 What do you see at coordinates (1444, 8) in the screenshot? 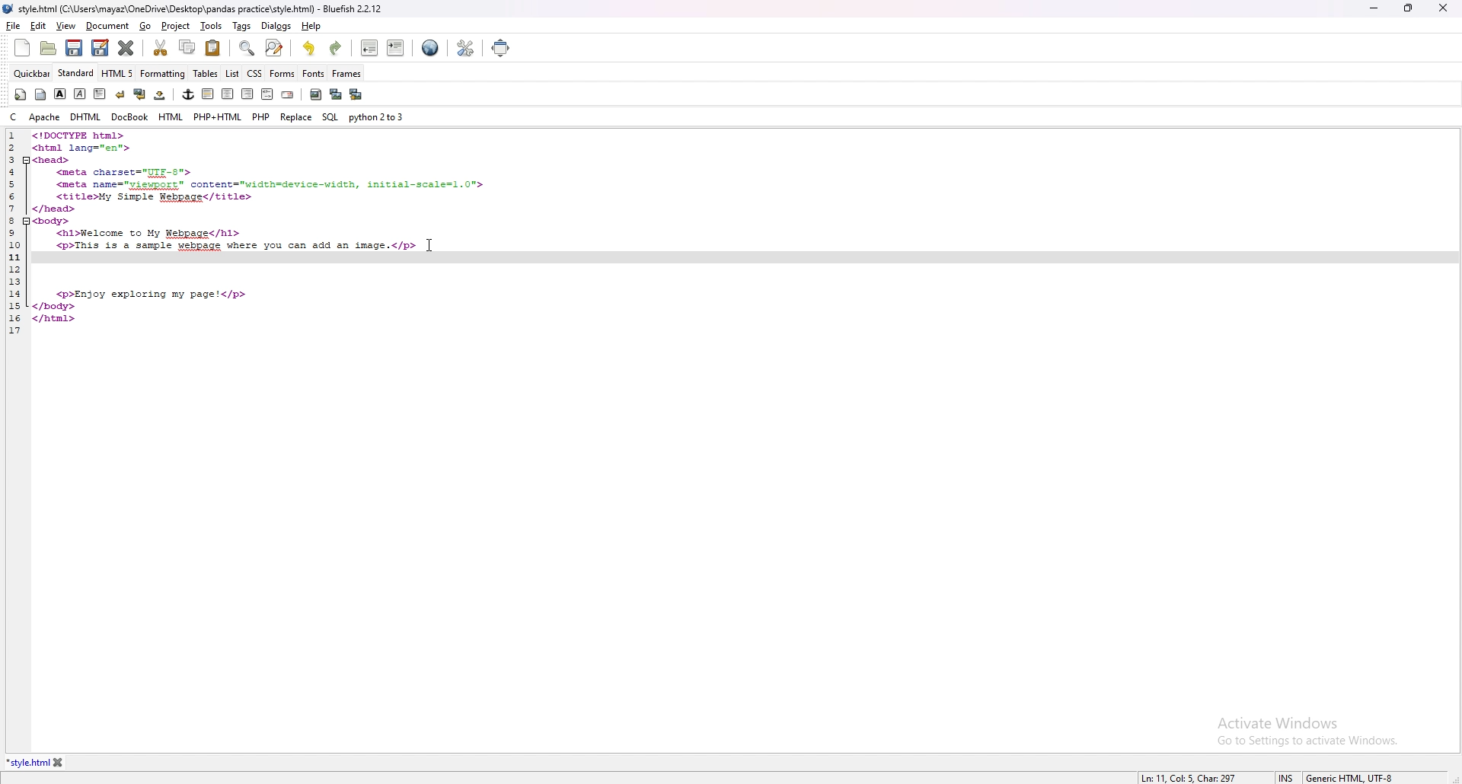
I see `close` at bounding box center [1444, 8].